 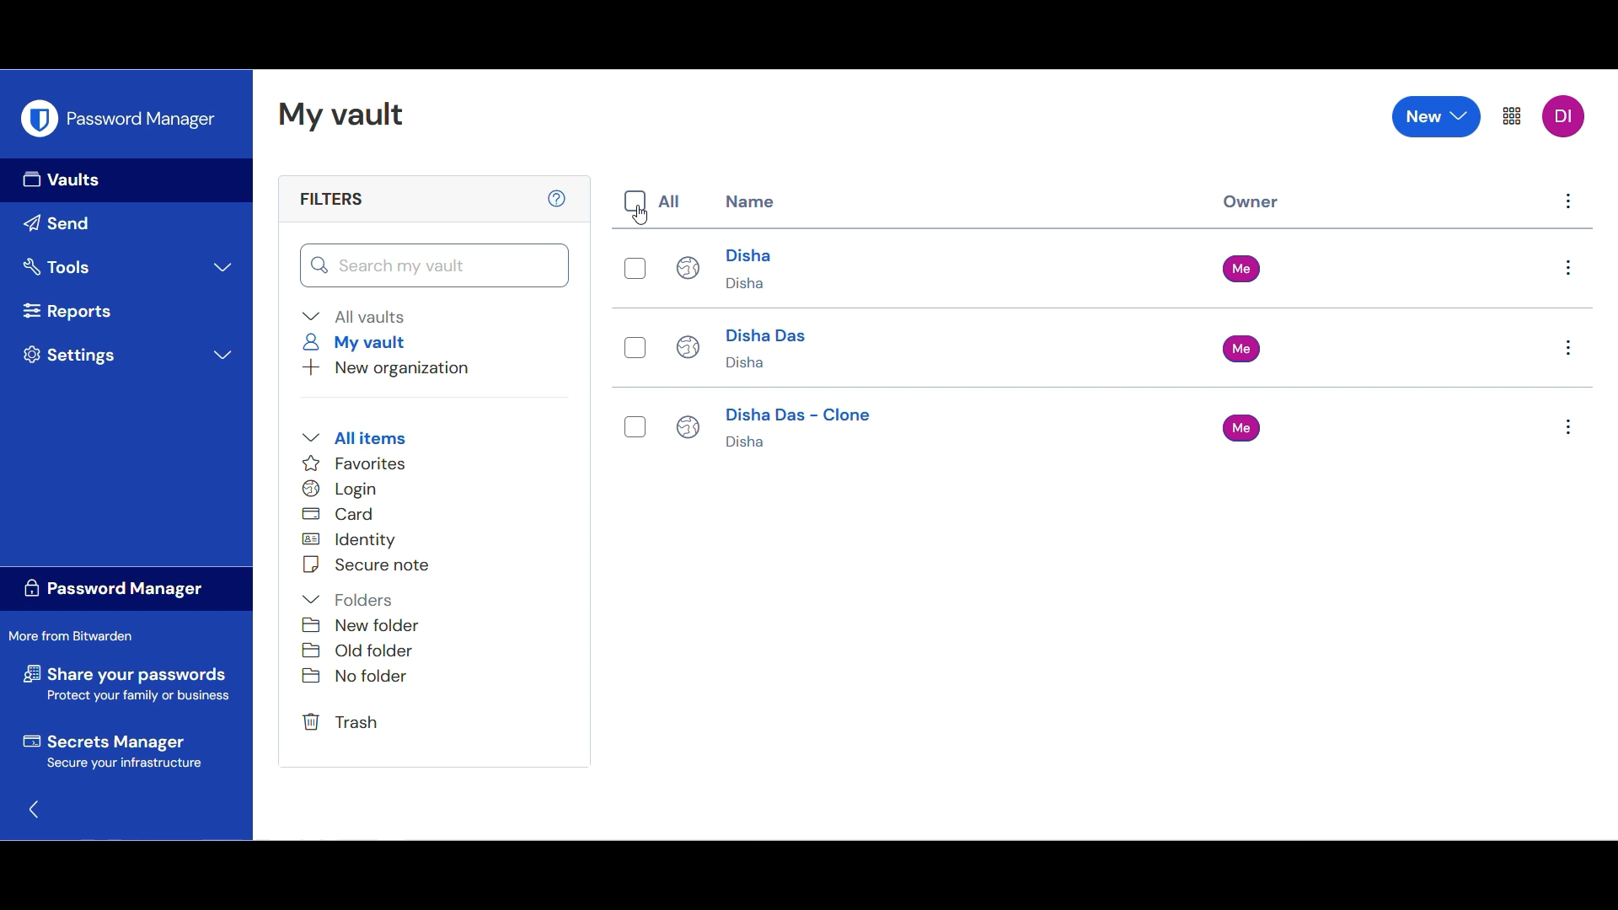 What do you see at coordinates (352, 489) in the screenshot?
I see `Login ` at bounding box center [352, 489].